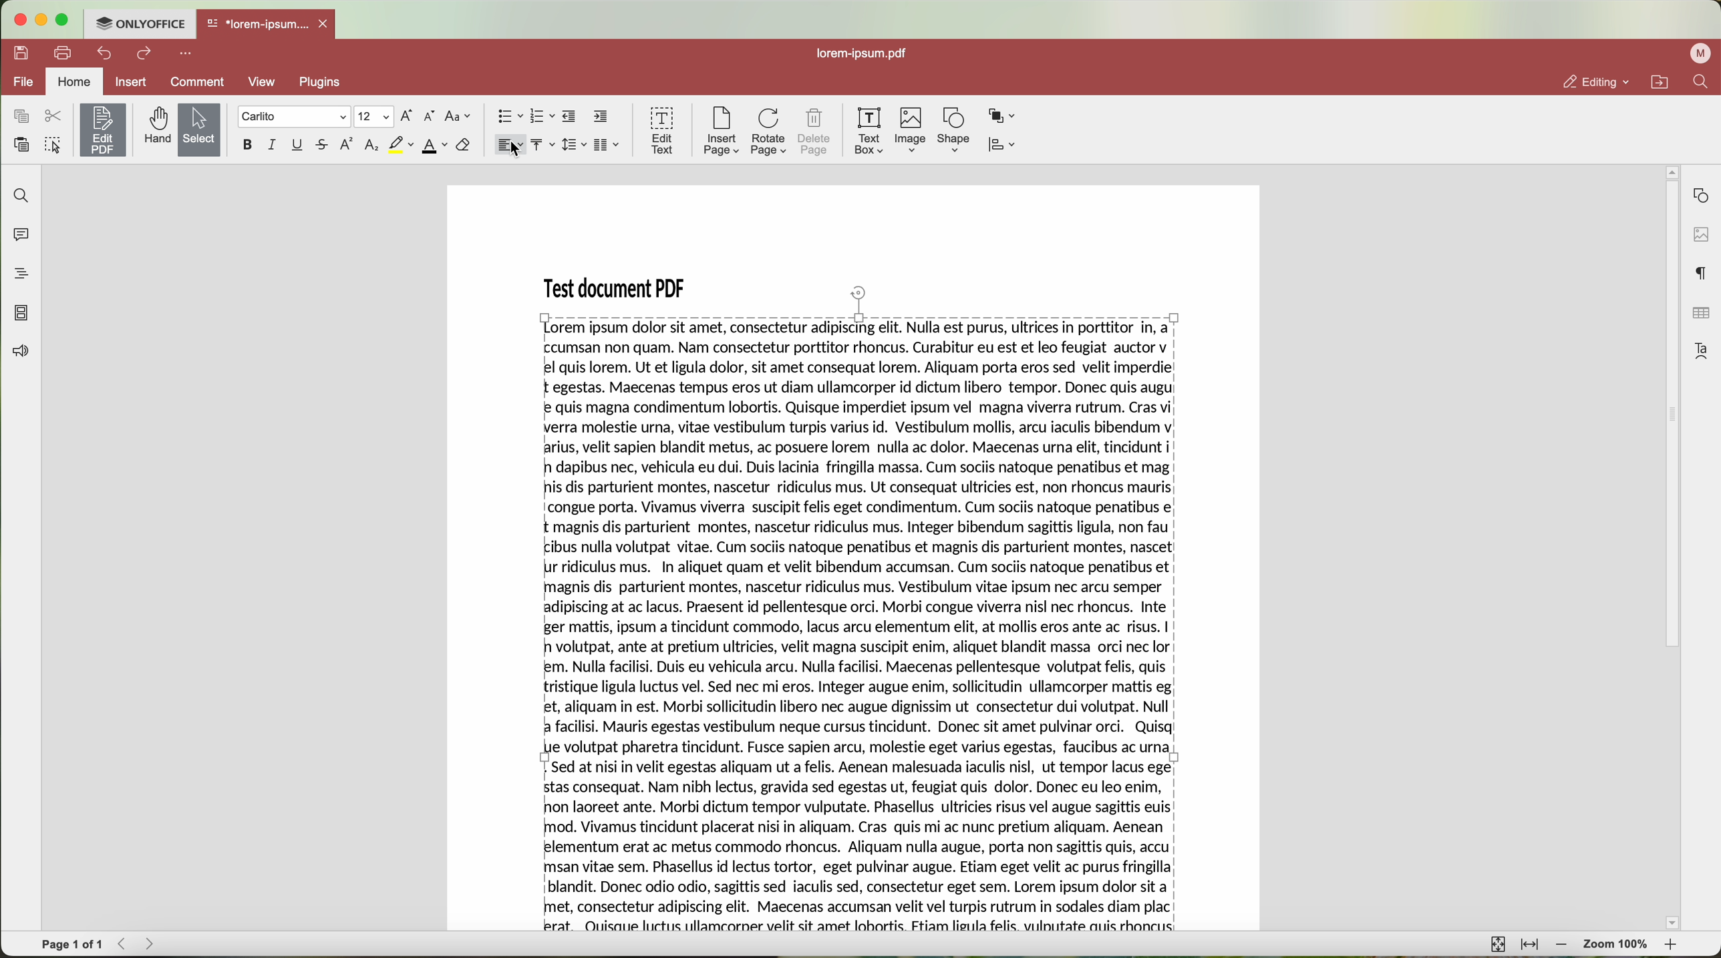 The image size is (1721, 958). Describe the element at coordinates (154, 130) in the screenshot. I see `hand` at that location.